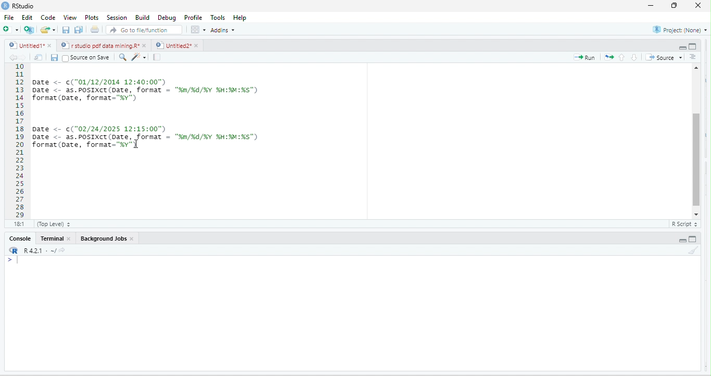  I want to click on show in new window, so click(40, 57).